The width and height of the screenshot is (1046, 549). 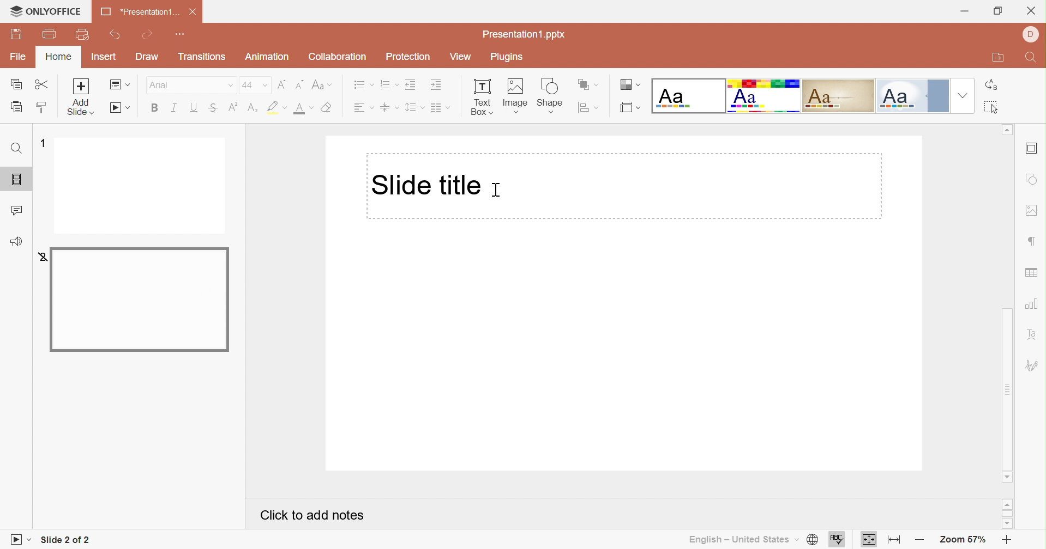 What do you see at coordinates (157, 108) in the screenshot?
I see `Bold` at bounding box center [157, 108].